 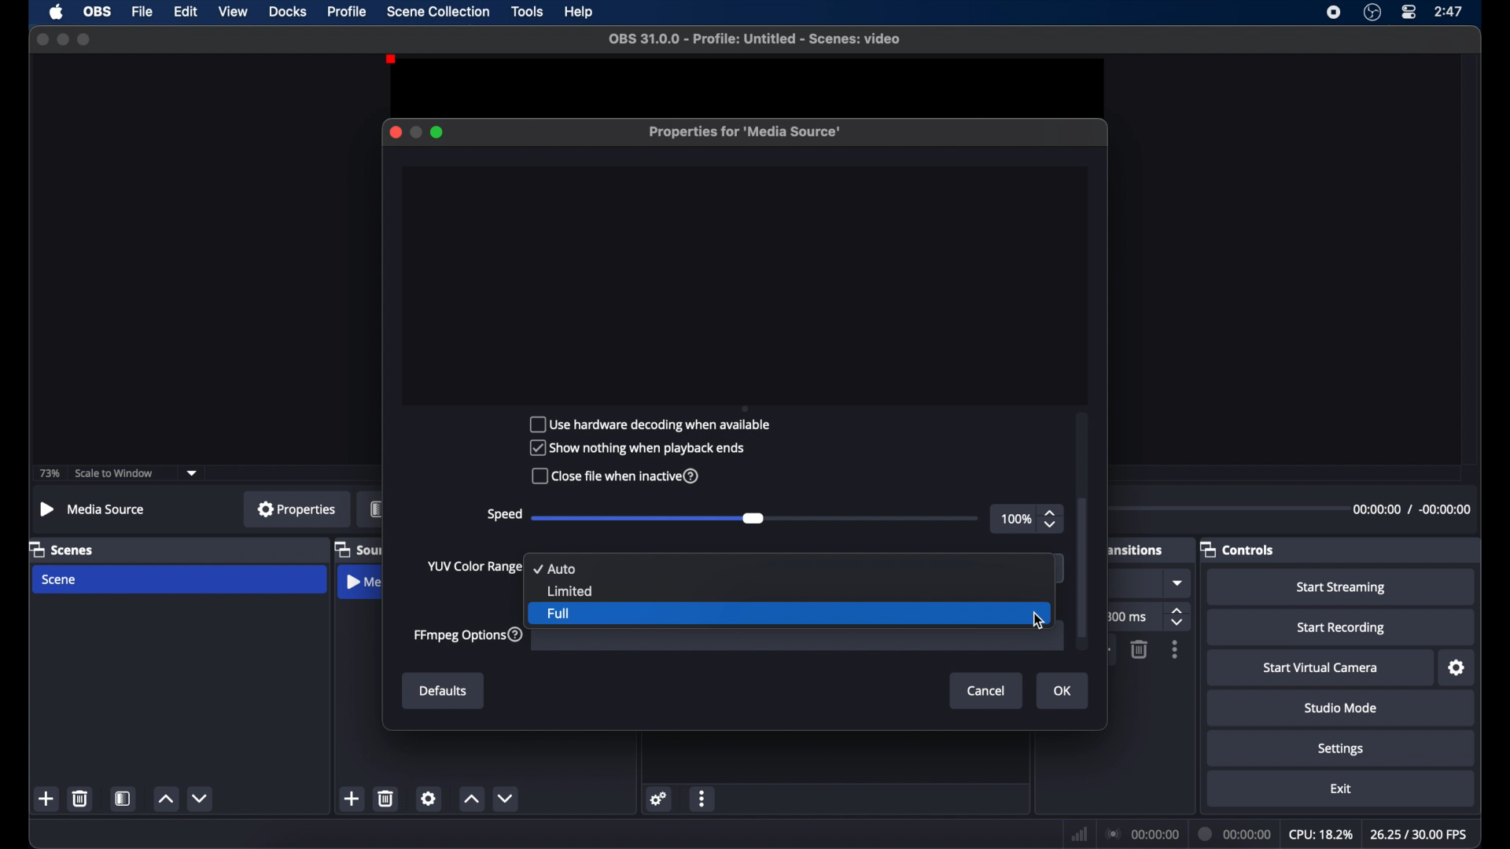 I want to click on decrement button, so click(x=201, y=797).